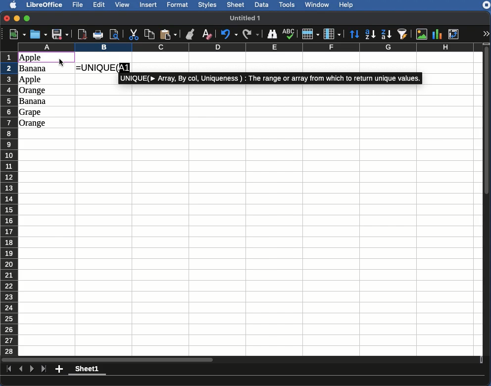 This screenshot has width=491, height=386. Describe the element at coordinates (371, 34) in the screenshot. I see `Ascending` at that location.